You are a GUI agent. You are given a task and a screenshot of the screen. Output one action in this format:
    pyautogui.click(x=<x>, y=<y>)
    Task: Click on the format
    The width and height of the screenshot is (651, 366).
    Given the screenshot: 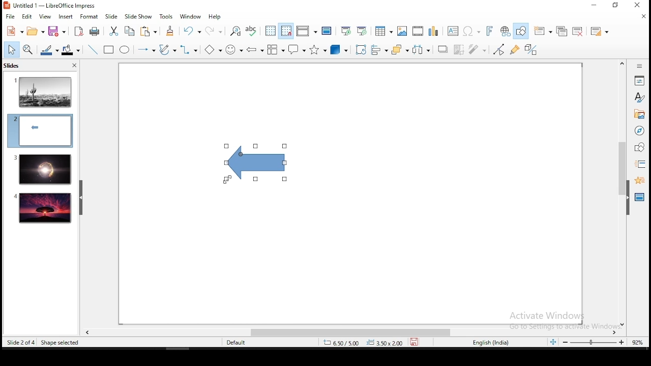 What is the action you would take?
    pyautogui.click(x=88, y=16)
    